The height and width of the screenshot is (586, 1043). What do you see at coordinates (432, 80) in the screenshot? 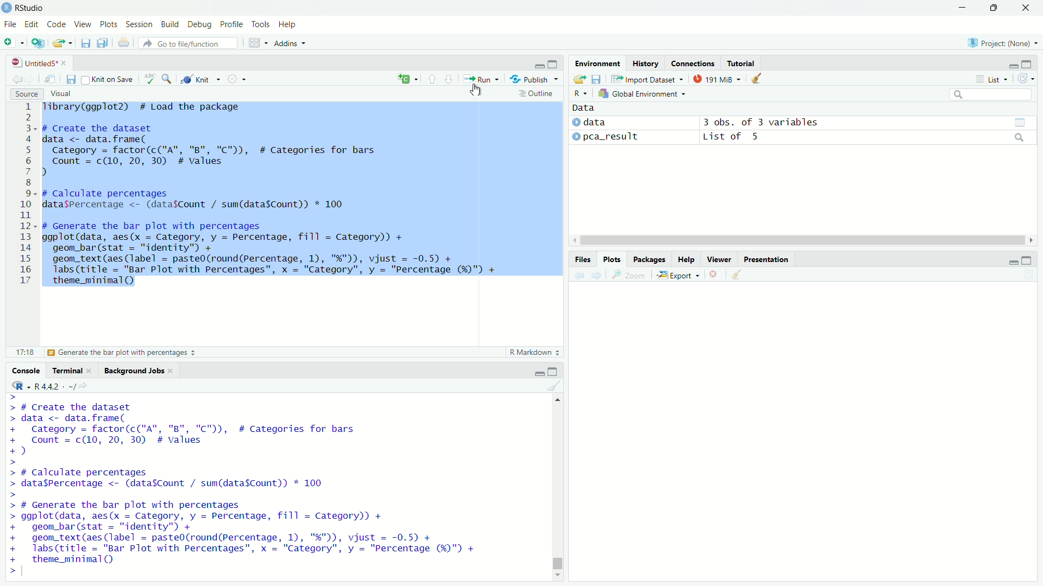
I see `go to previous section ` at bounding box center [432, 80].